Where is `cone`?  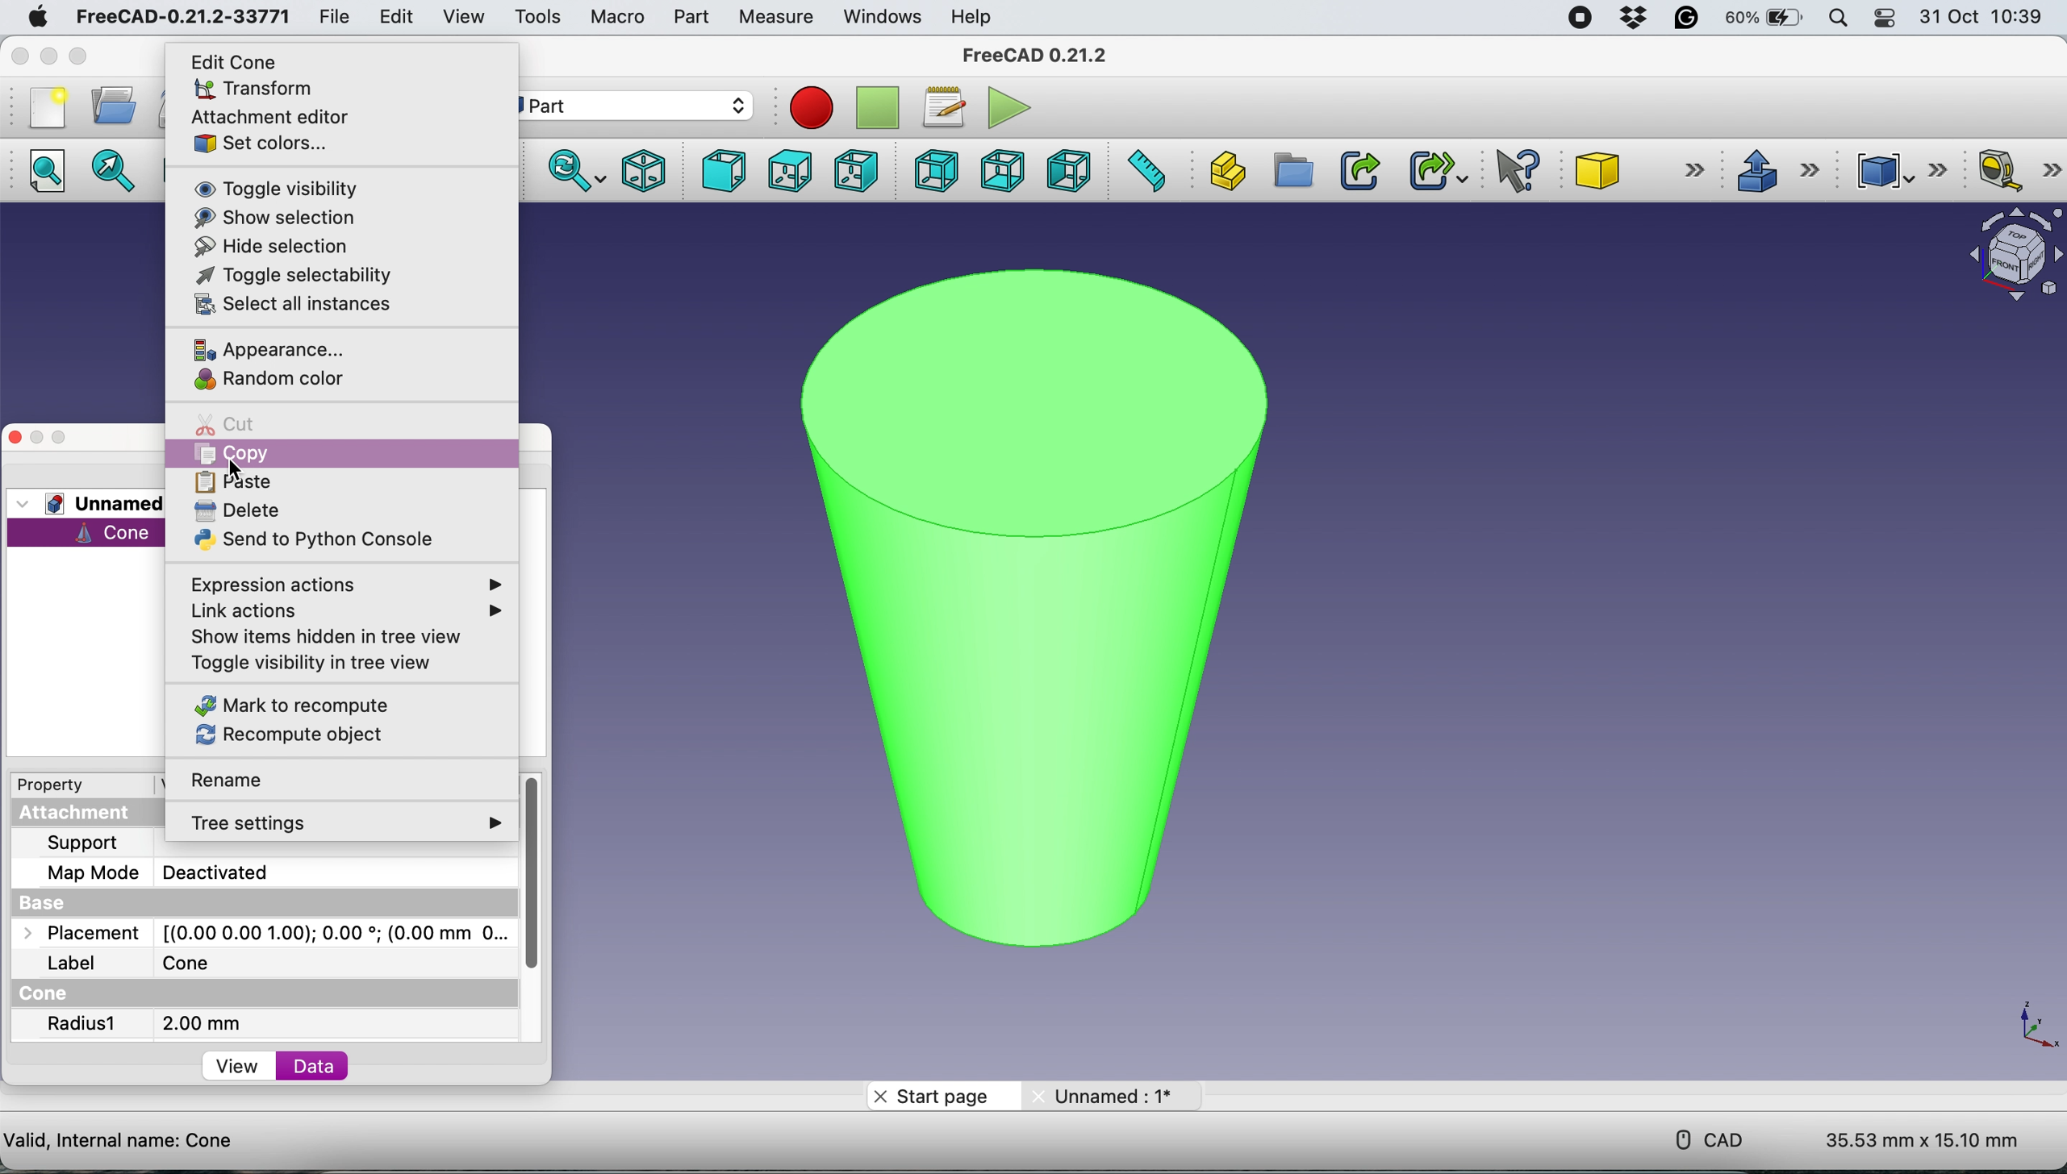 cone is located at coordinates (49, 994).